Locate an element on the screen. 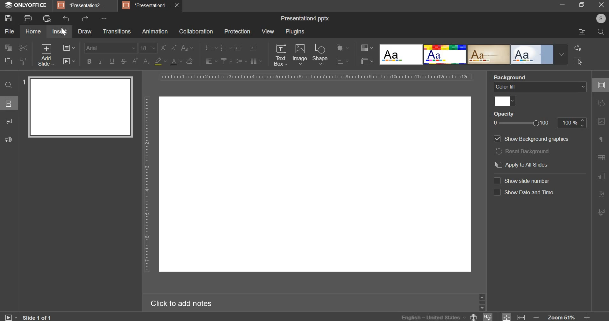  paragraph settings is located at coordinates (603, 139).